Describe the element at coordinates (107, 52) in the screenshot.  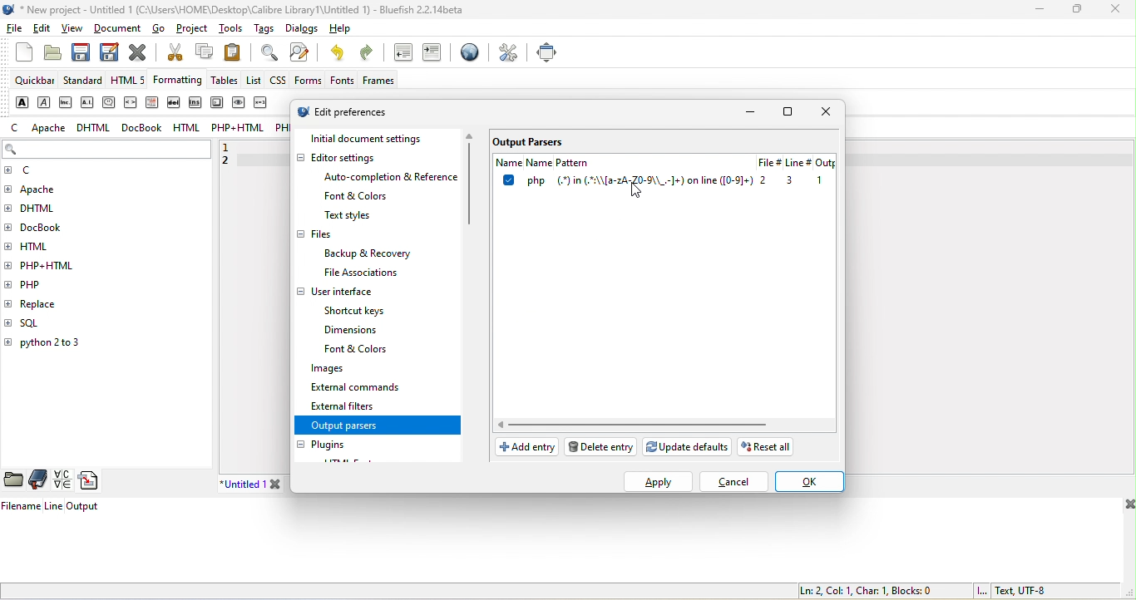
I see `save as` at that location.